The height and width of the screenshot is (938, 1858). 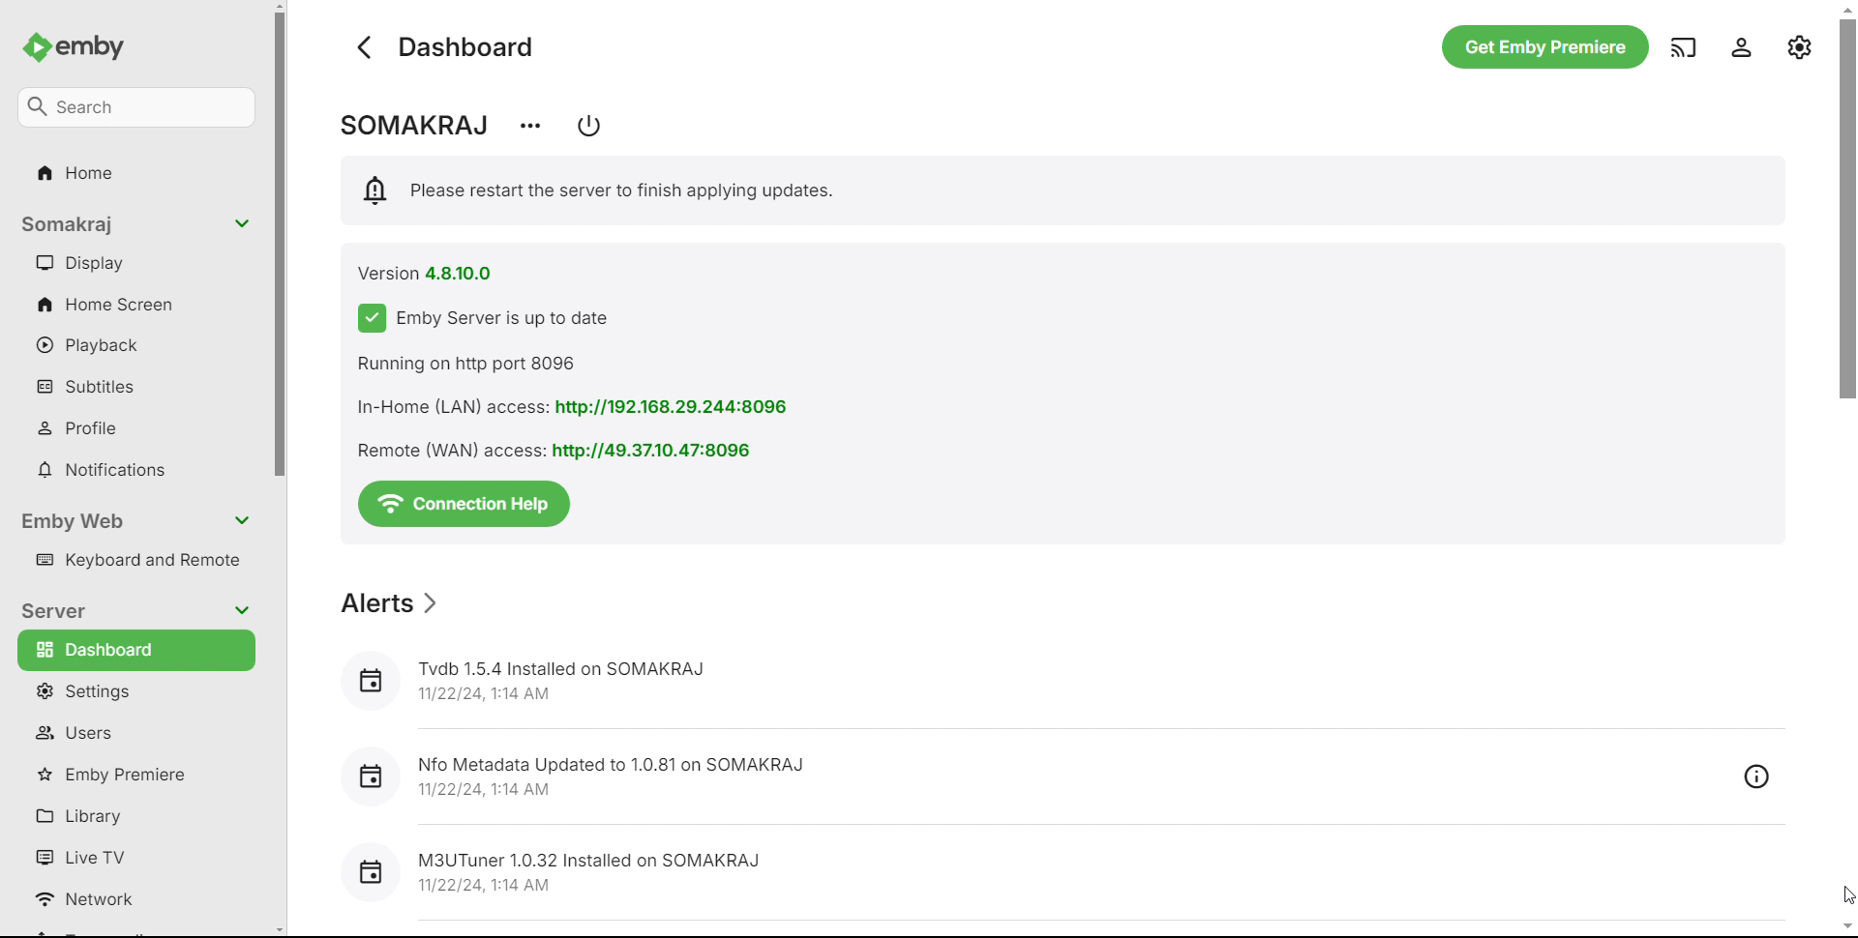 I want to click on  http://192.168.29.244:8096, so click(x=676, y=408).